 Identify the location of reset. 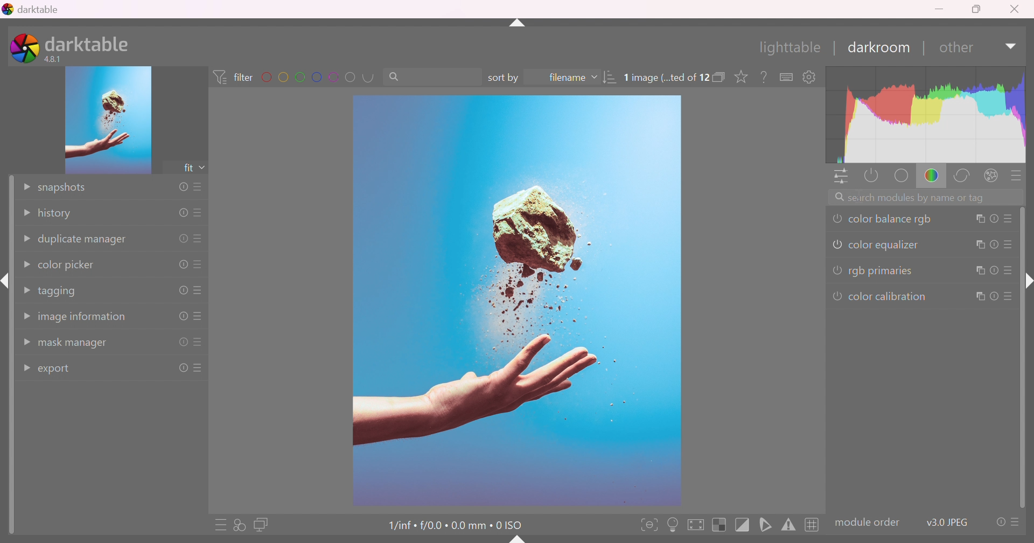
(994, 220).